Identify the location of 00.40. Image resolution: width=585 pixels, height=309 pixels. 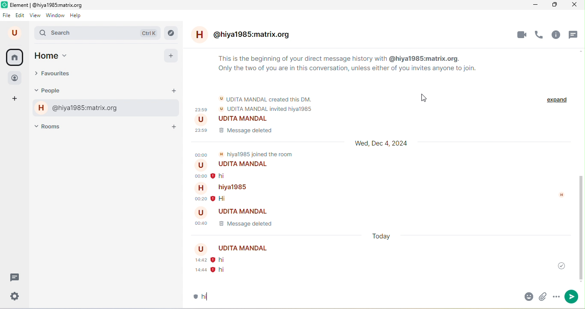
(199, 224).